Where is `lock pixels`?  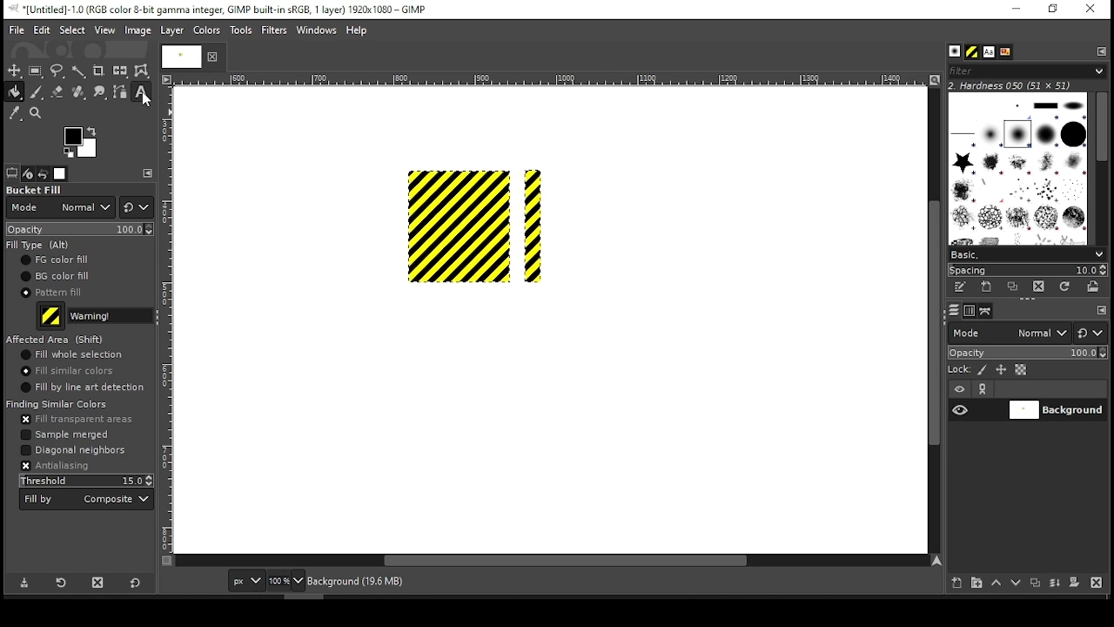 lock pixels is located at coordinates (985, 370).